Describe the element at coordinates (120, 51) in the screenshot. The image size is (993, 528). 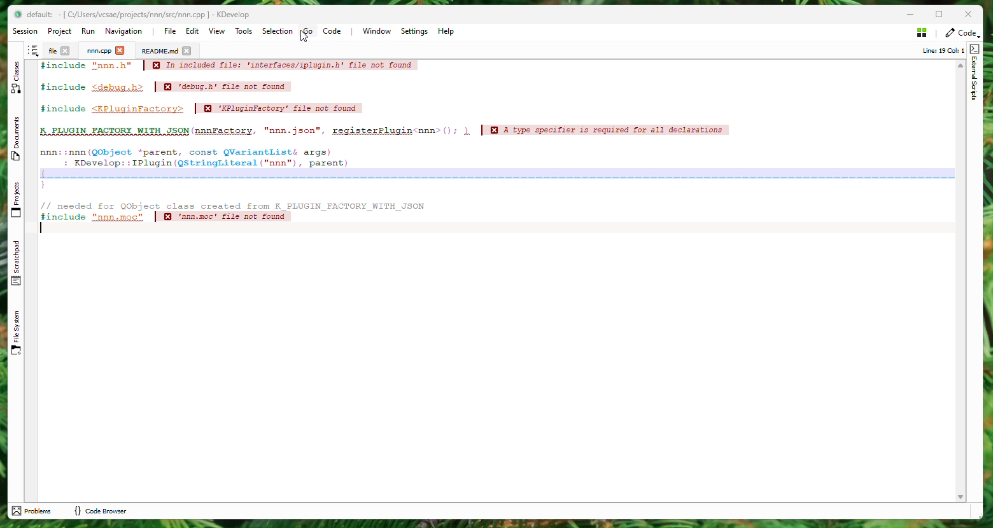
I see `close tab` at that location.